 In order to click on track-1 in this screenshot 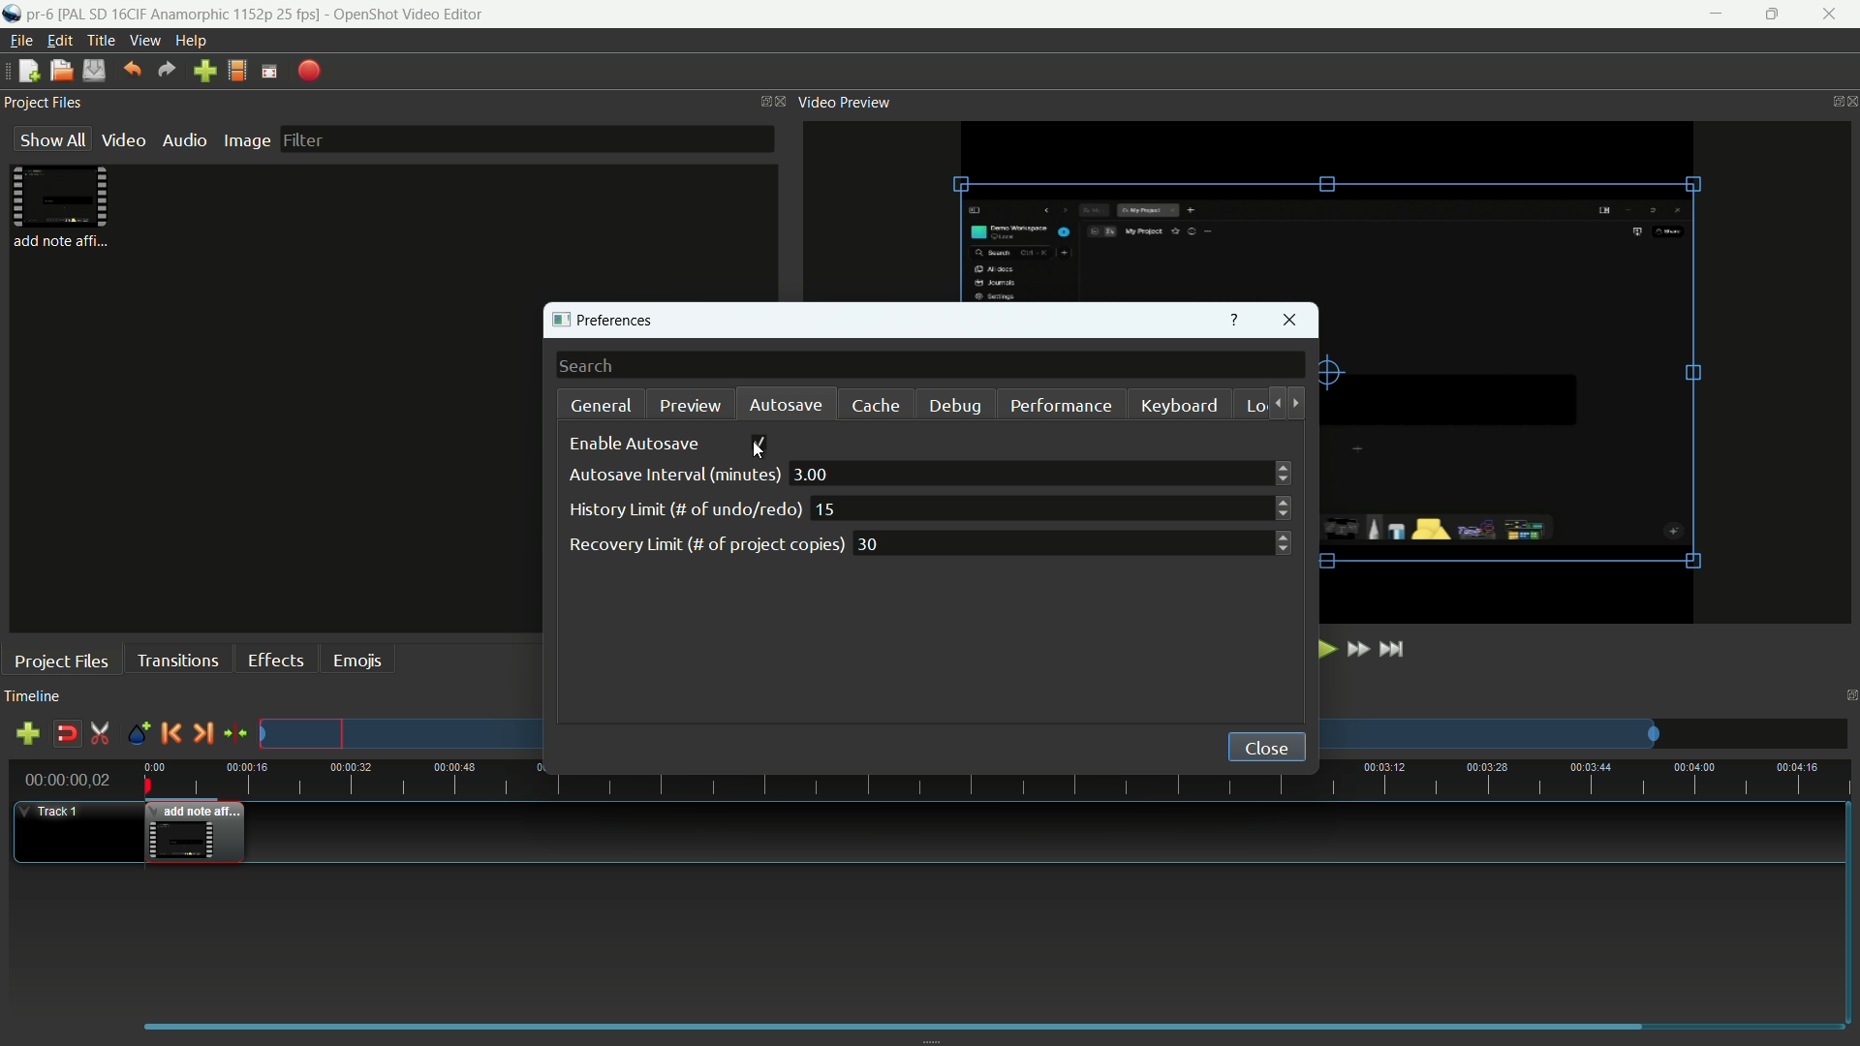, I will do `click(61, 812)`.